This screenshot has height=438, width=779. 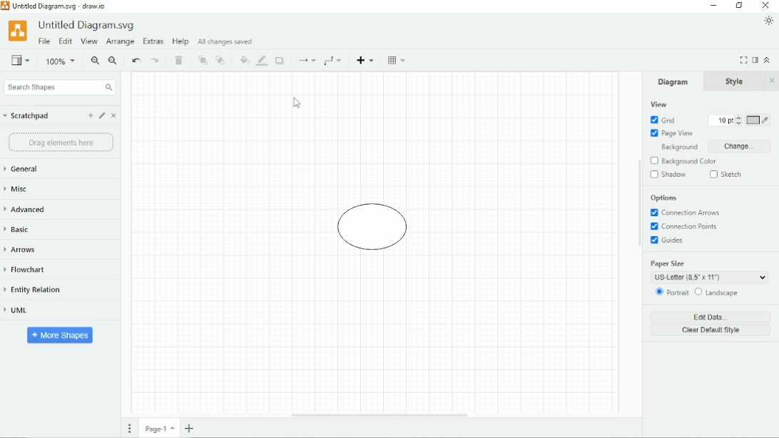 What do you see at coordinates (743, 146) in the screenshot?
I see `Change` at bounding box center [743, 146].